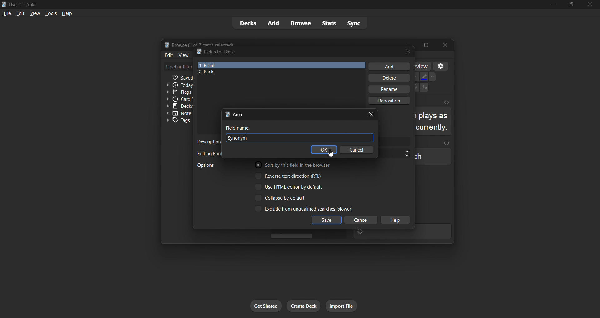 The width and height of the screenshot is (600, 318). Describe the element at coordinates (274, 23) in the screenshot. I see `add` at that location.